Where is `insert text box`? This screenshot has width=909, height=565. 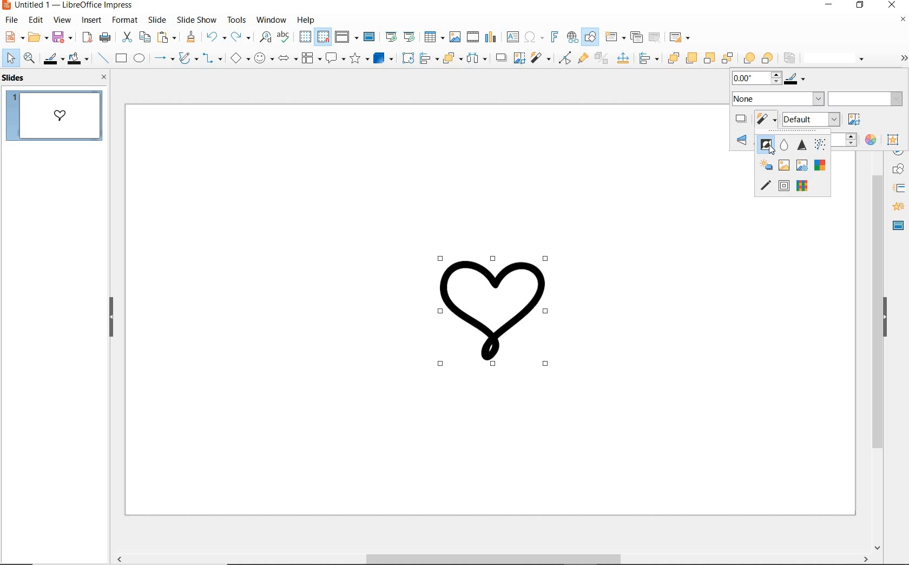 insert text box is located at coordinates (512, 37).